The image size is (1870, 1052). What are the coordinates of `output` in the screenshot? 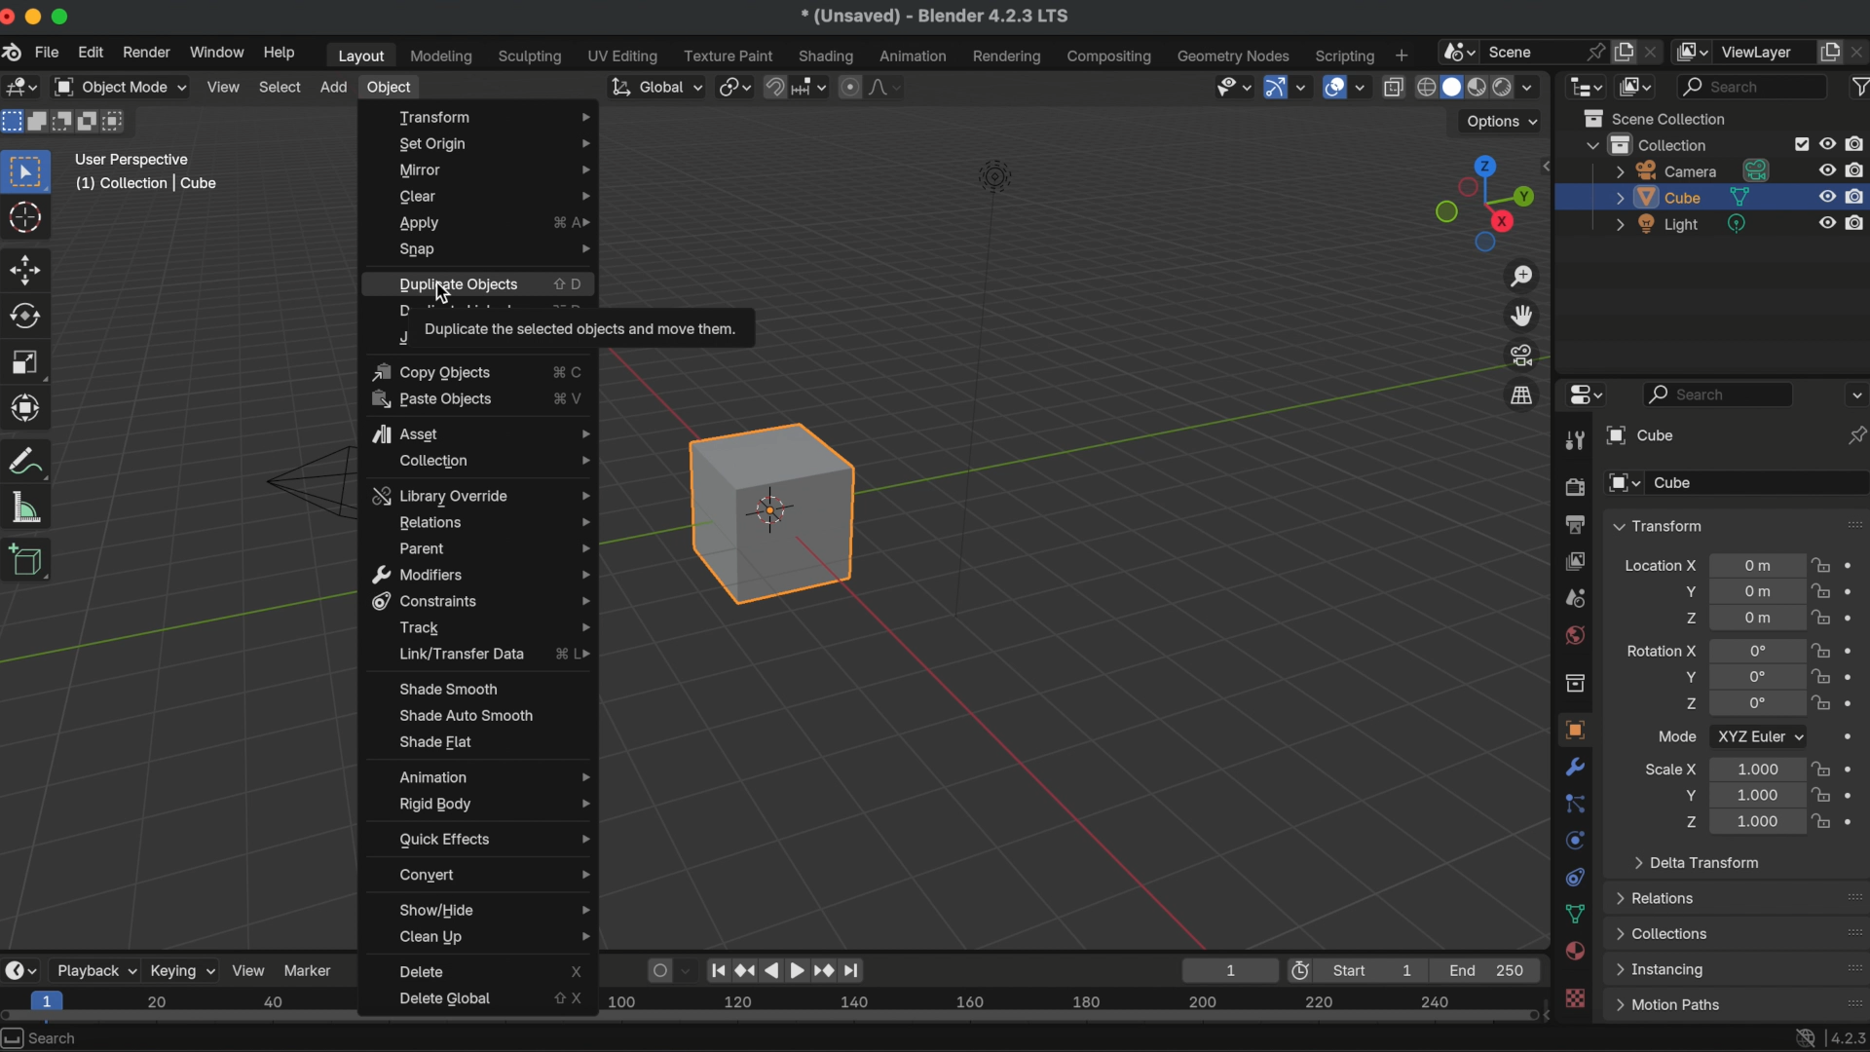 It's located at (1572, 524).